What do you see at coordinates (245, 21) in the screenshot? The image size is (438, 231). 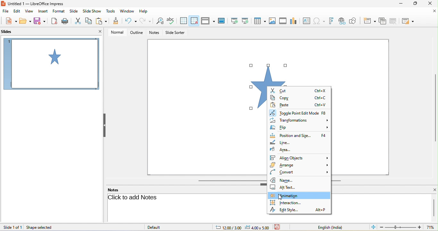 I see `start from current slide` at bounding box center [245, 21].